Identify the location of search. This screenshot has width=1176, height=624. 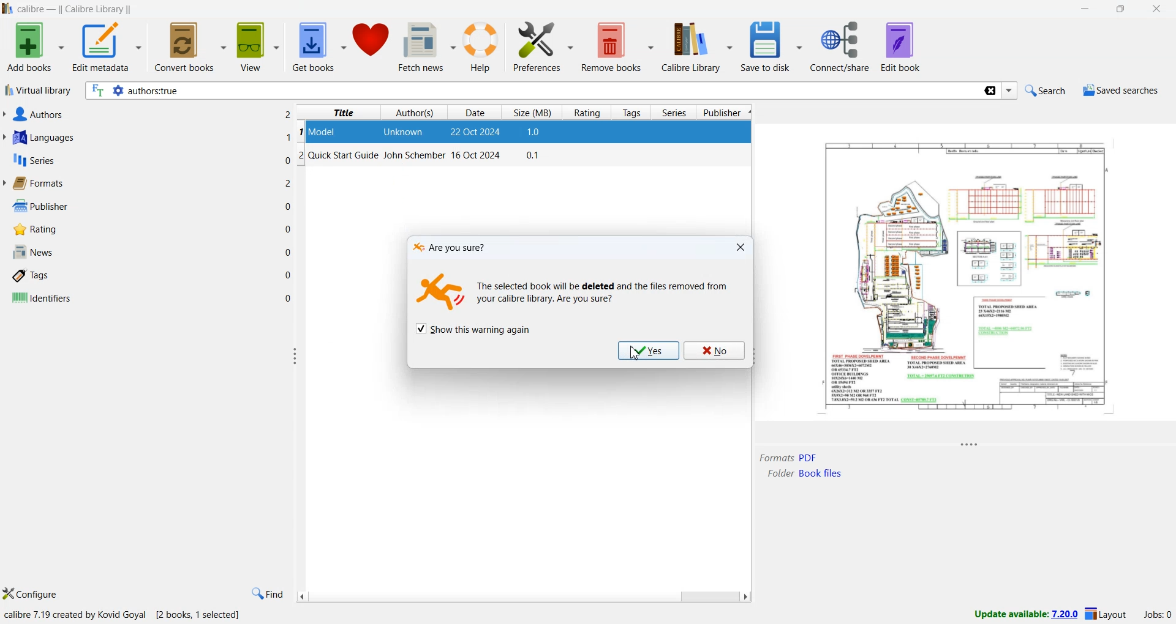
(1043, 90).